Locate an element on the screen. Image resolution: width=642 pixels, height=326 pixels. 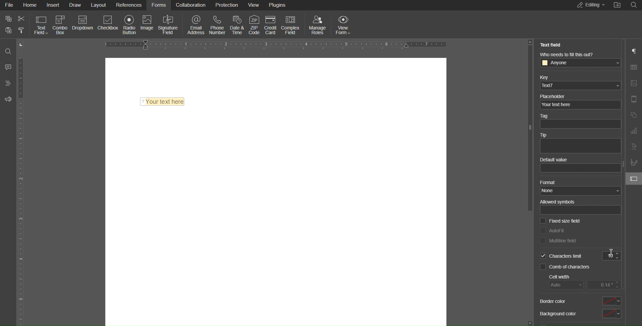
Shape Settings is located at coordinates (634, 114).